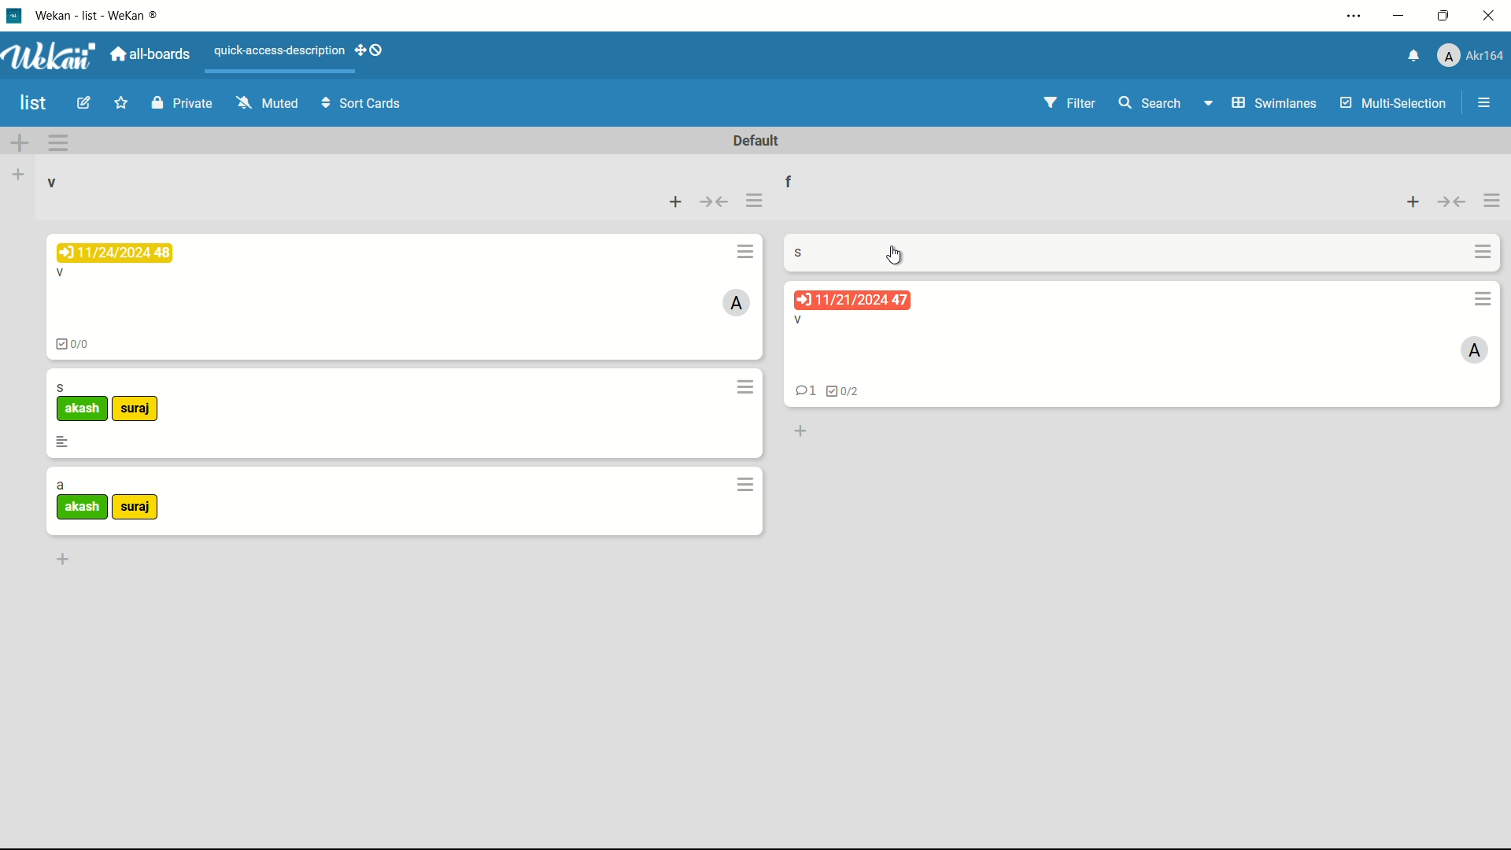 The image size is (1511, 850). Describe the element at coordinates (1357, 16) in the screenshot. I see `settings and more` at that location.